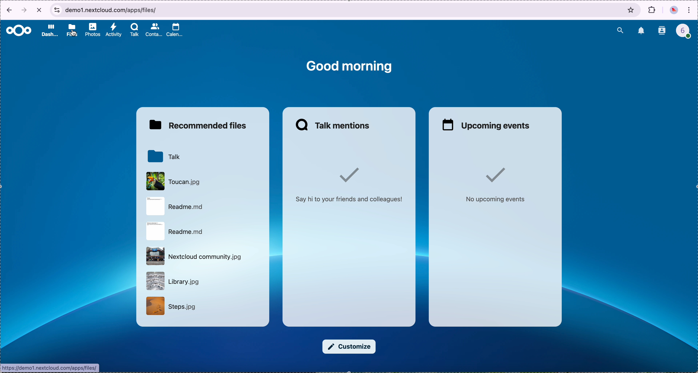  What do you see at coordinates (687, 32) in the screenshot?
I see `profile` at bounding box center [687, 32].